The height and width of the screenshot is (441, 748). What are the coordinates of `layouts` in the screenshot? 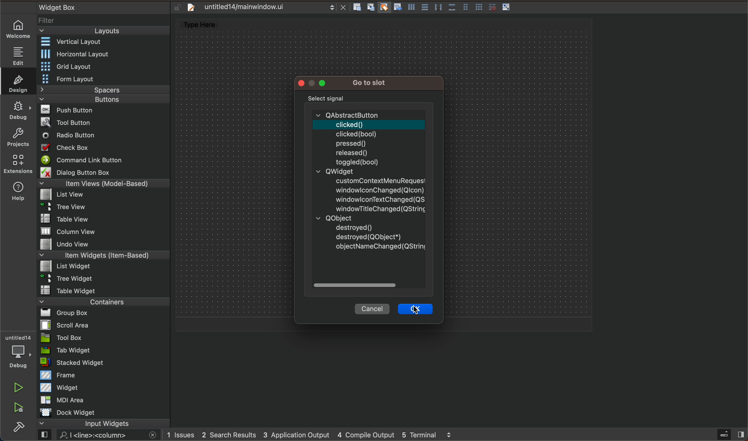 It's located at (103, 31).